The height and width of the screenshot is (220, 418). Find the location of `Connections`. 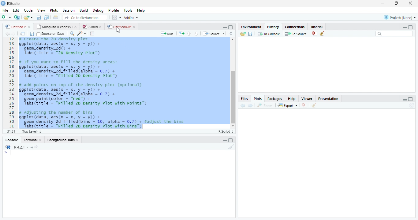

Connections is located at coordinates (295, 27).